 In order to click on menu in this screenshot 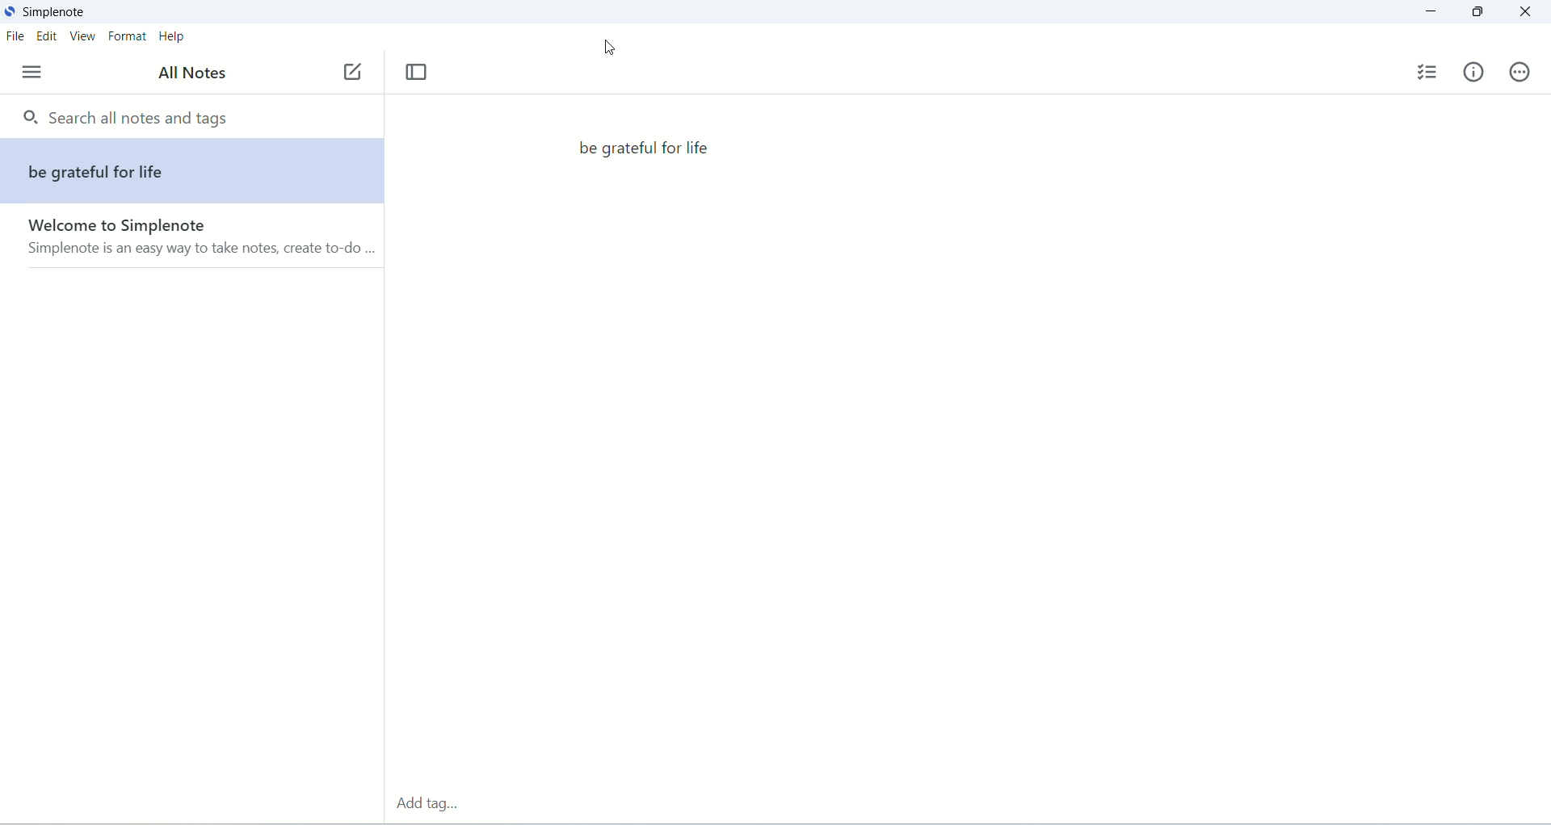, I will do `click(32, 73)`.